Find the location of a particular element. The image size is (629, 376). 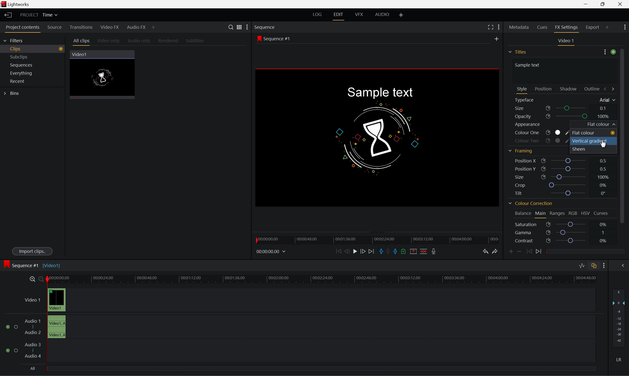

Timeline Navigator is located at coordinates (379, 239).